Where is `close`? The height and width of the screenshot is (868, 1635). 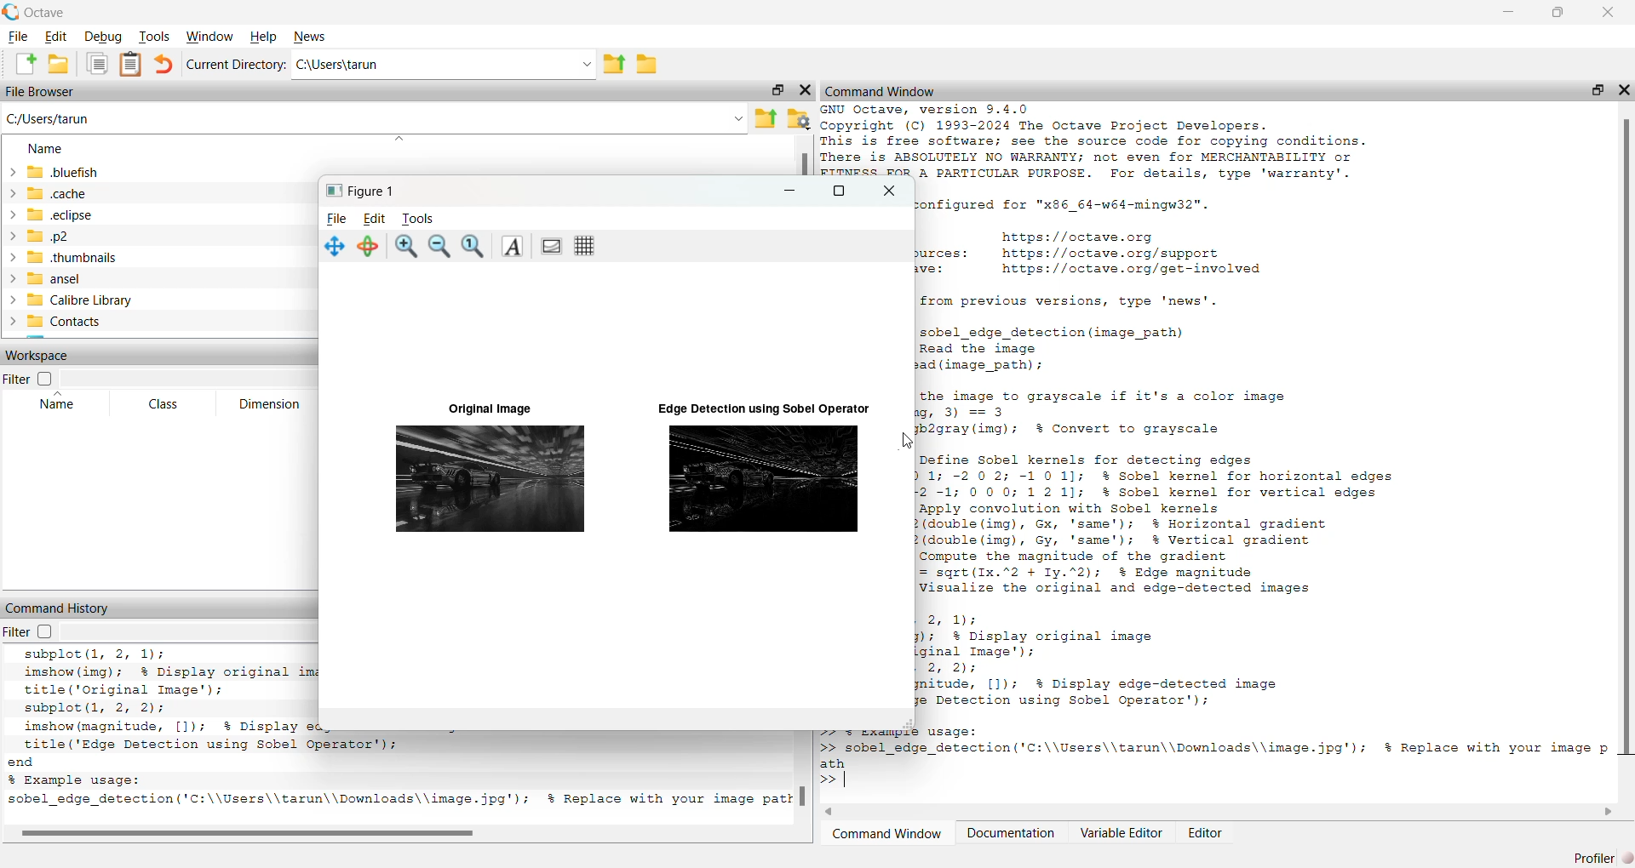 close is located at coordinates (805, 94).